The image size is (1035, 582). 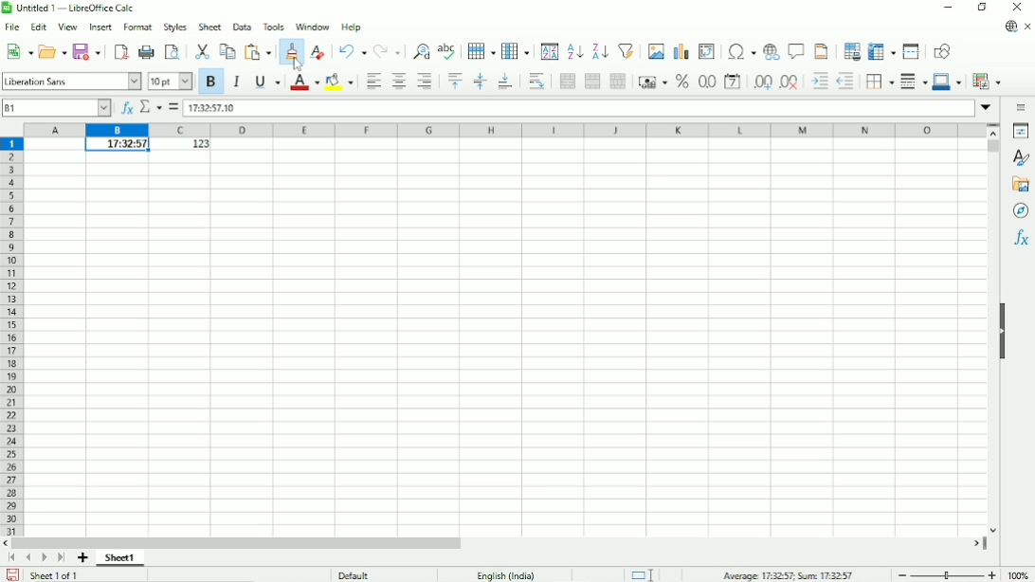 What do you see at coordinates (273, 26) in the screenshot?
I see `Tools` at bounding box center [273, 26].